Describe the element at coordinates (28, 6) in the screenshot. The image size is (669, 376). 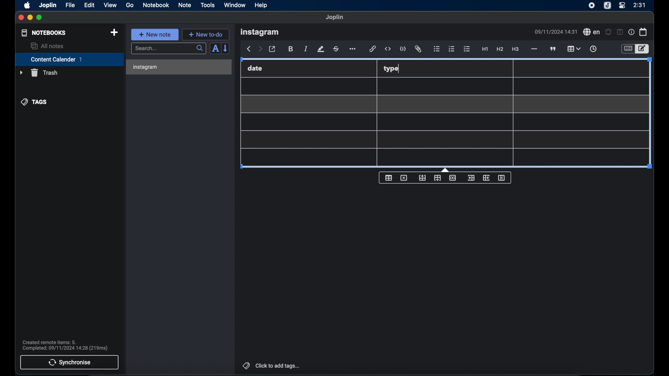
I see `apple icon` at that location.